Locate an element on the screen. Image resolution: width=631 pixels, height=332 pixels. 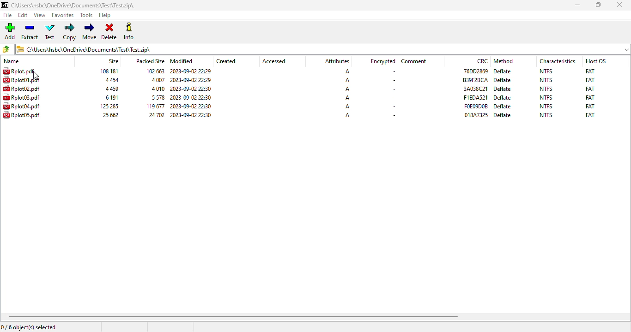
deflate is located at coordinates (503, 71).